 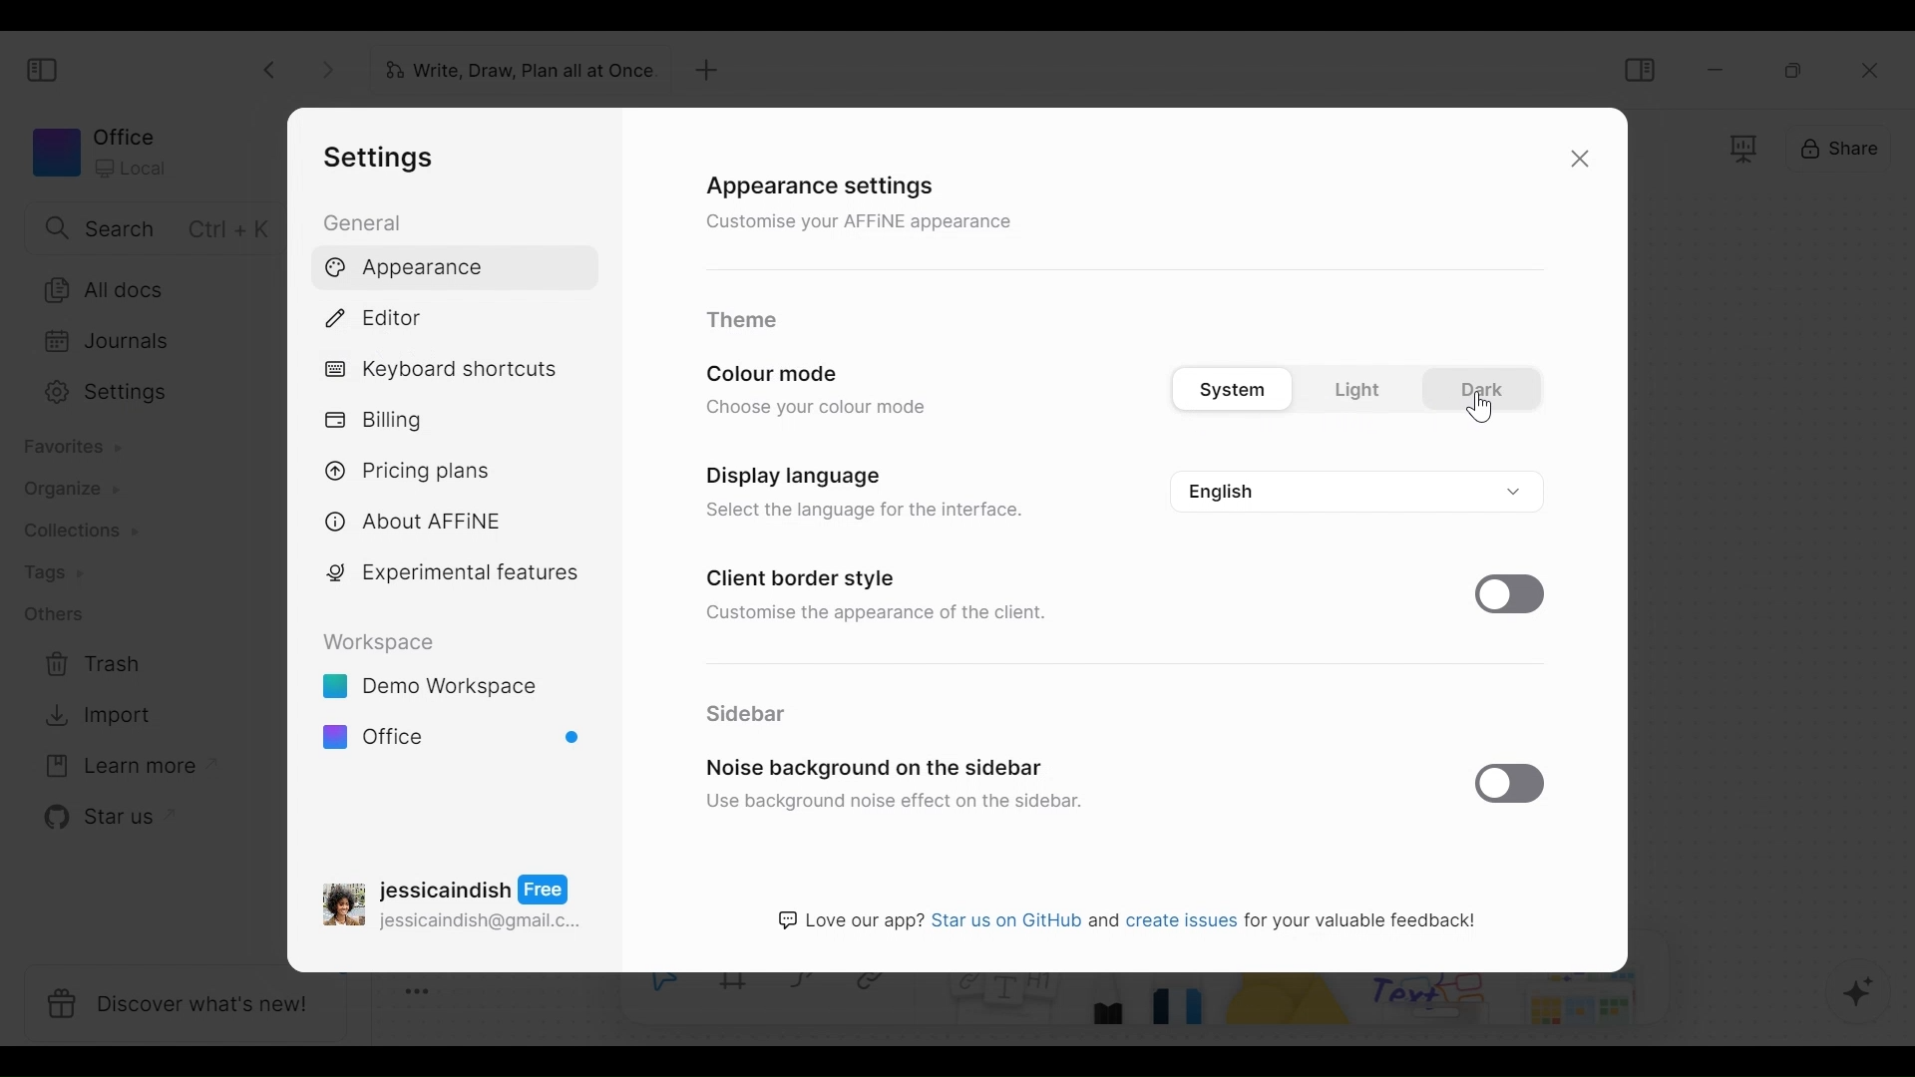 What do you see at coordinates (123, 769) in the screenshot?
I see `Learn more` at bounding box center [123, 769].